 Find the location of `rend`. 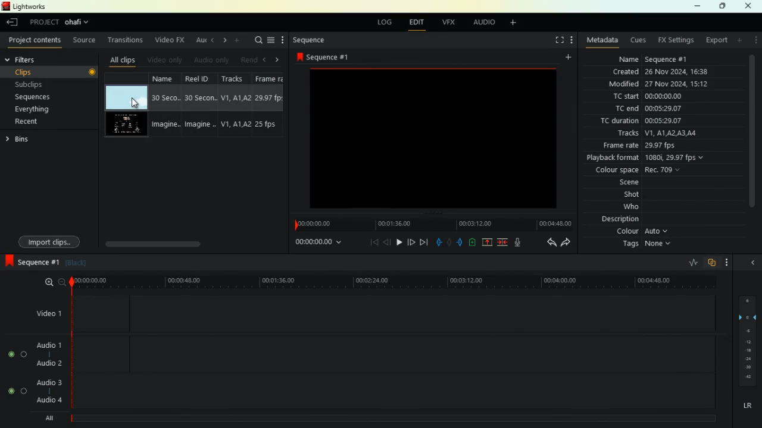

rend is located at coordinates (249, 59).